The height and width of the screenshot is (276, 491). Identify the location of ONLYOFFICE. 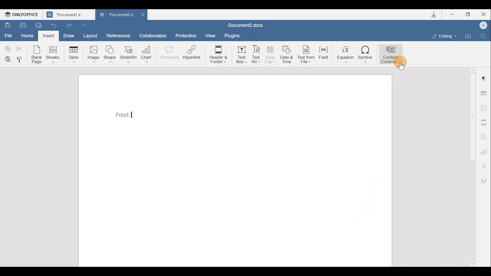
(23, 14).